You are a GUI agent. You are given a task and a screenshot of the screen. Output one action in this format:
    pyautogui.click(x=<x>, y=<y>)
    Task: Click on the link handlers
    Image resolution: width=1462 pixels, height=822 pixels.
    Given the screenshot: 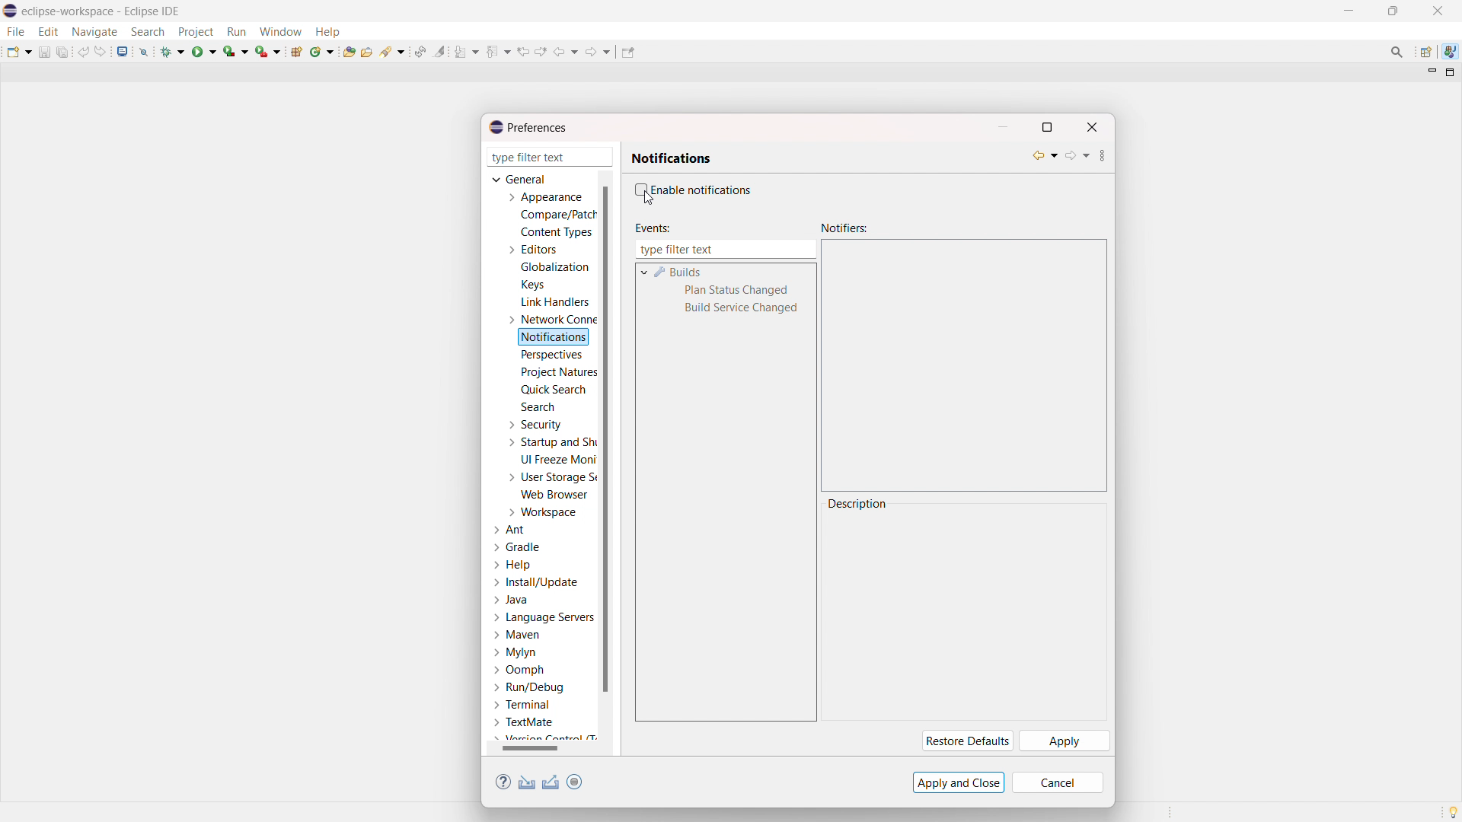 What is the action you would take?
    pyautogui.click(x=555, y=302)
    